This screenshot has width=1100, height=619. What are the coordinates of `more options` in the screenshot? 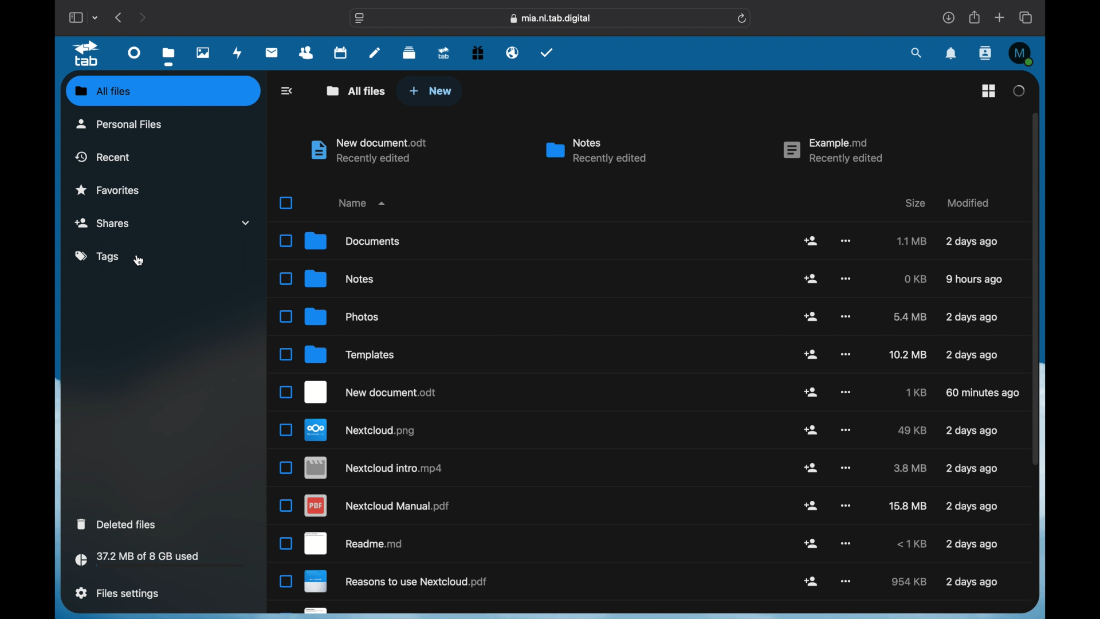 It's located at (845, 317).